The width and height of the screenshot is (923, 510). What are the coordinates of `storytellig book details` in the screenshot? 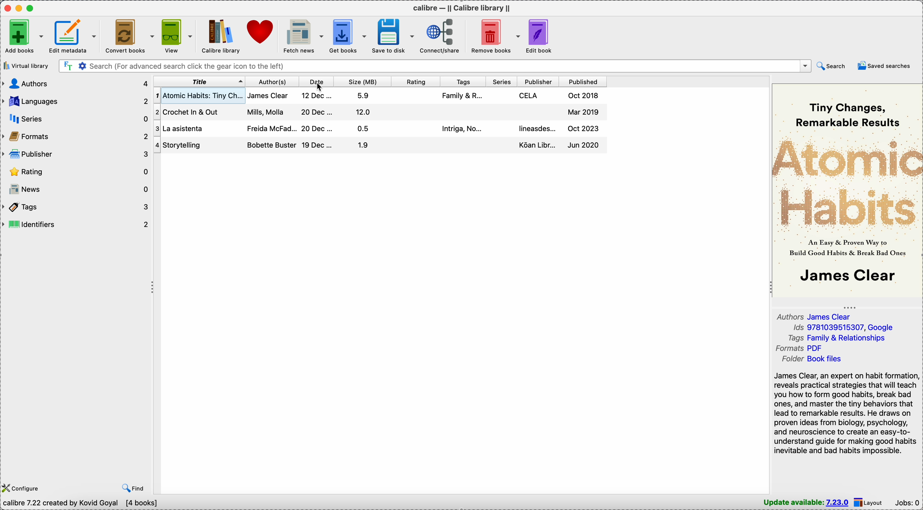 It's located at (379, 146).